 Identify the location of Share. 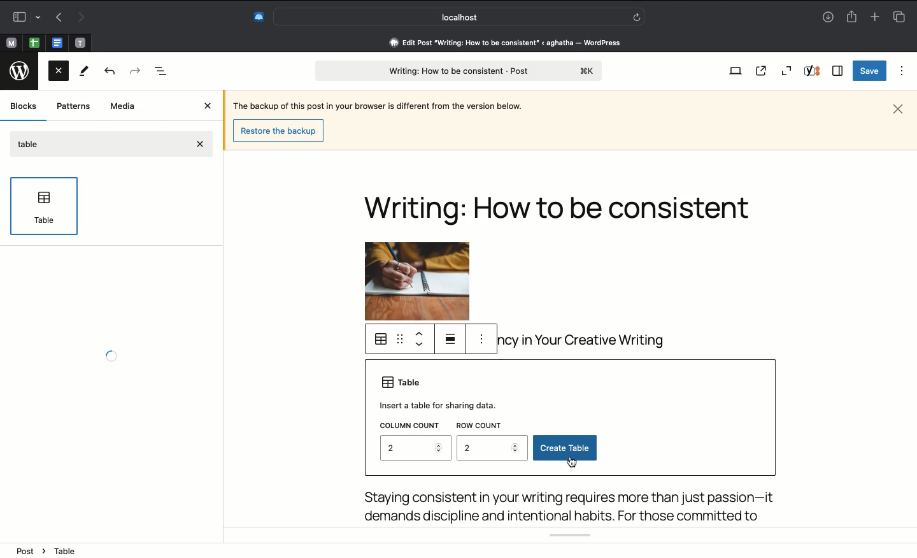
(853, 17).